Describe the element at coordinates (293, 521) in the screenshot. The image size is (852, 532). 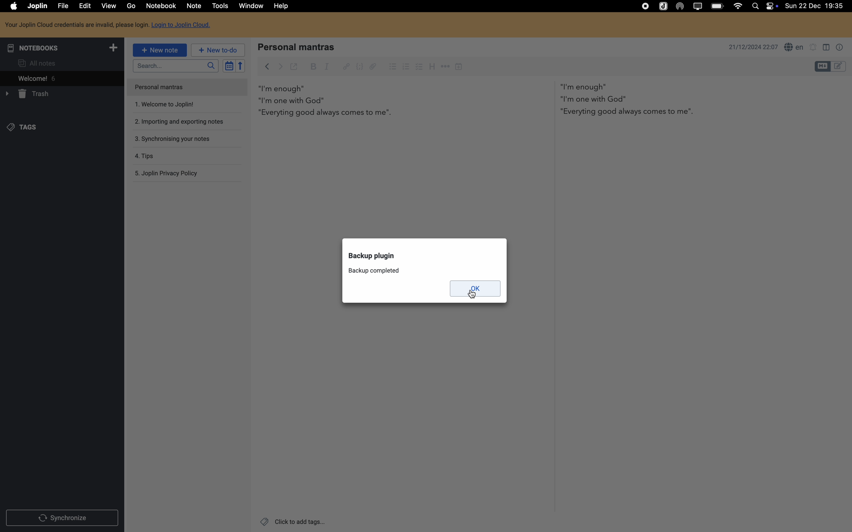
I see `click to add tags` at that location.